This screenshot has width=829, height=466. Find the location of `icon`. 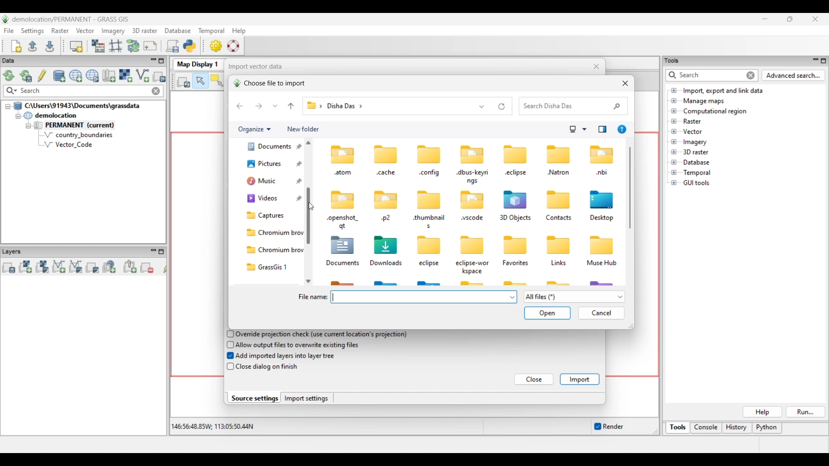

icon is located at coordinates (517, 199).